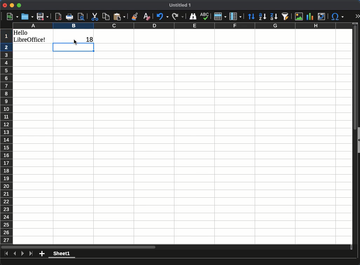 This screenshot has width=360, height=265. I want to click on ascending, so click(262, 16).